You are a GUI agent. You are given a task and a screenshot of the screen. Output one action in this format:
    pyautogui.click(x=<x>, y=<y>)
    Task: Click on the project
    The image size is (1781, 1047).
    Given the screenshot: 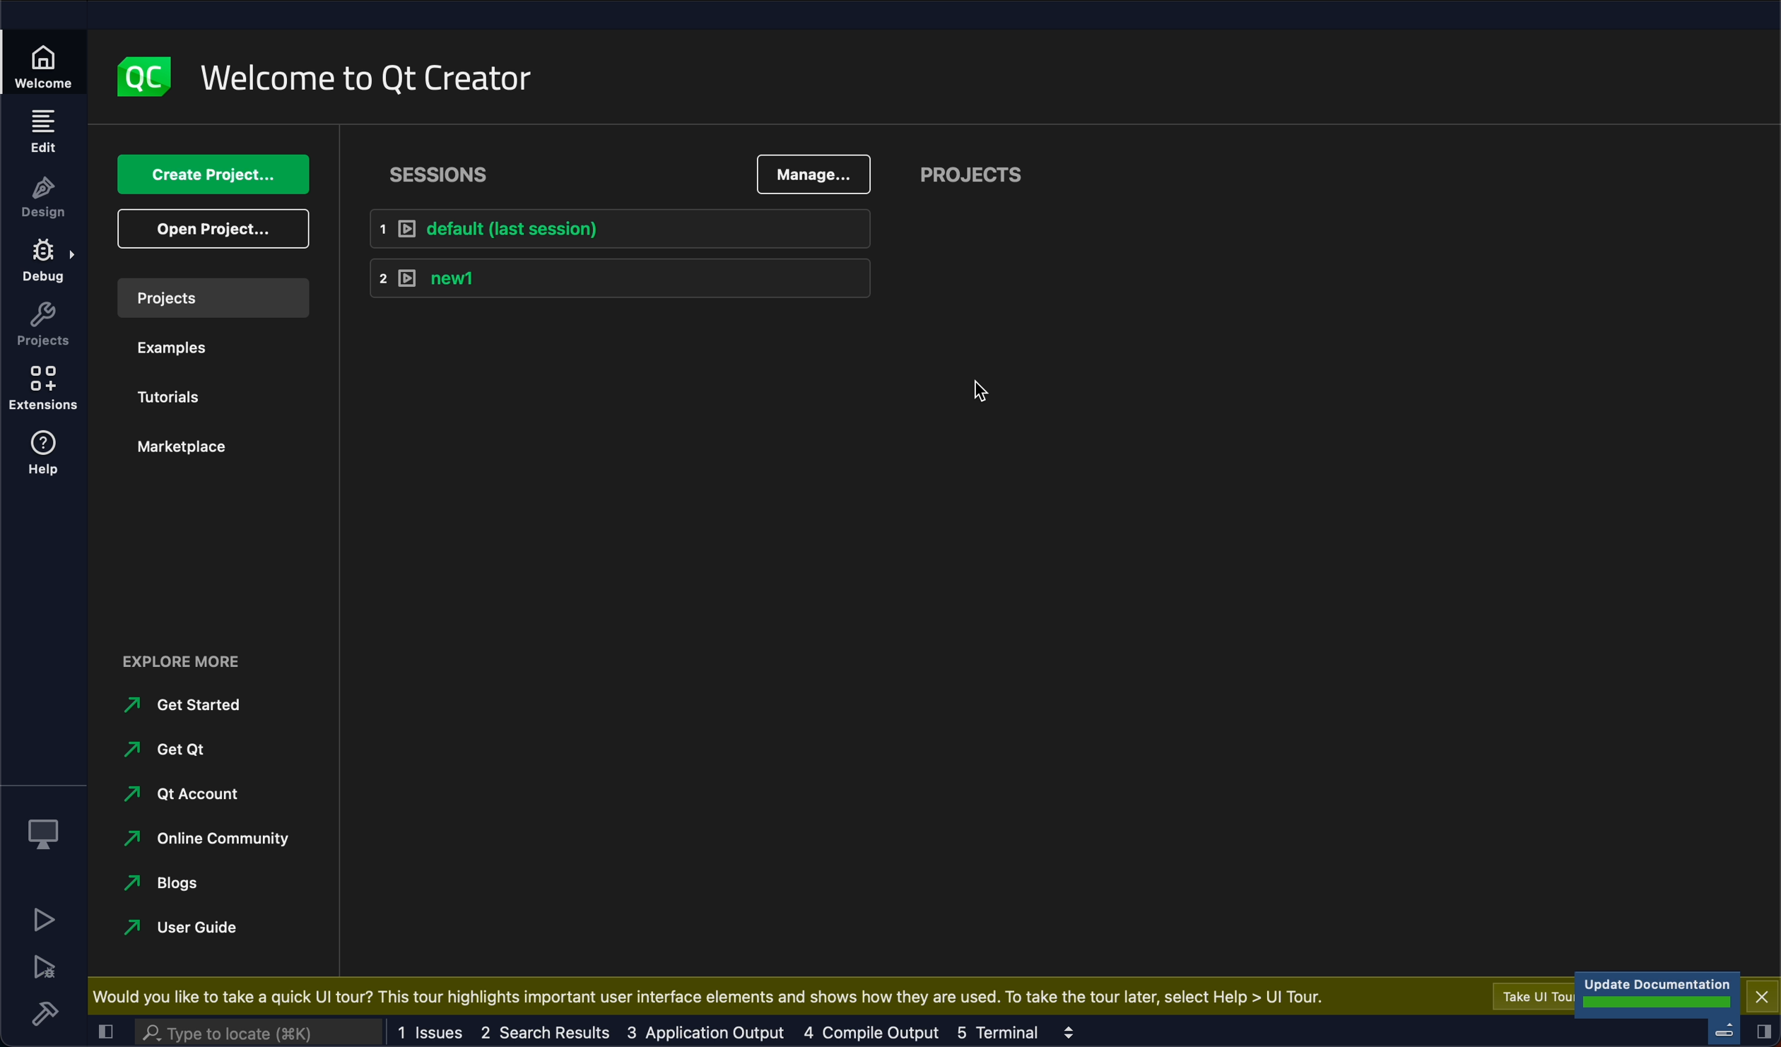 What is the action you would take?
    pyautogui.click(x=42, y=326)
    